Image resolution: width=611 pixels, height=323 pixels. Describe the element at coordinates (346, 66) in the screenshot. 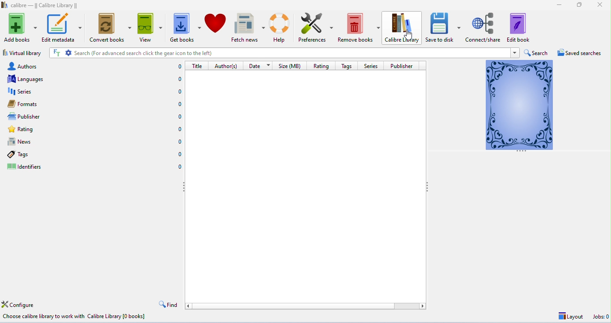

I see `tags` at that location.